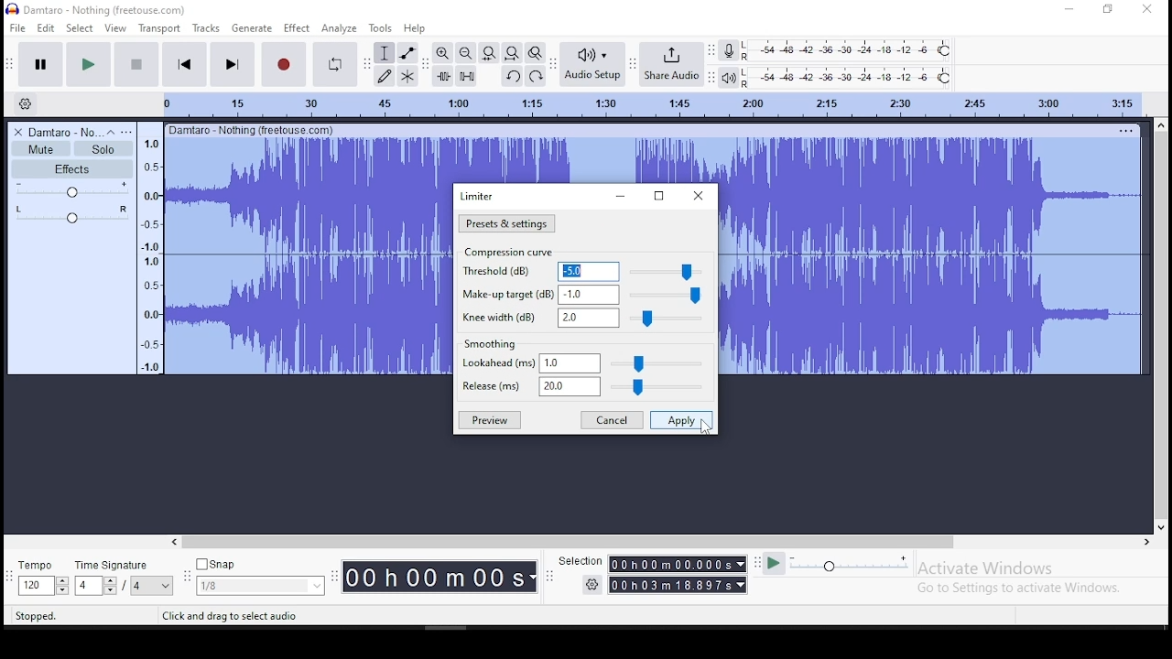  Describe the element at coordinates (1110, 8) in the screenshot. I see `restore` at that location.